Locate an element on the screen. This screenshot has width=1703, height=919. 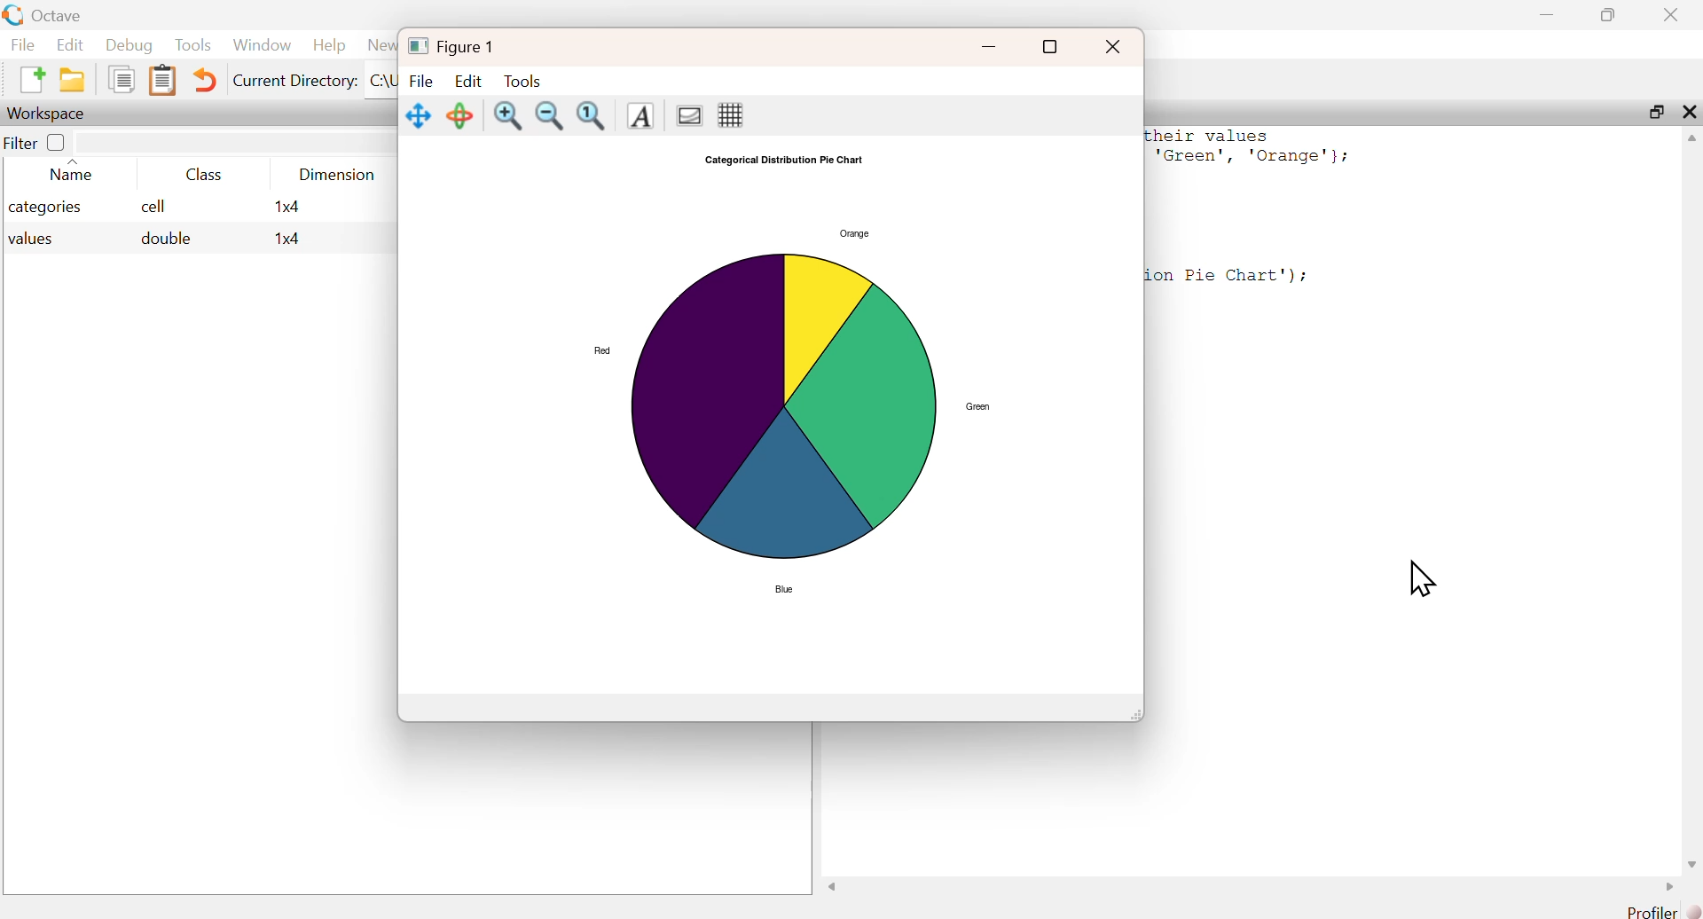
close is located at coordinates (1114, 47).